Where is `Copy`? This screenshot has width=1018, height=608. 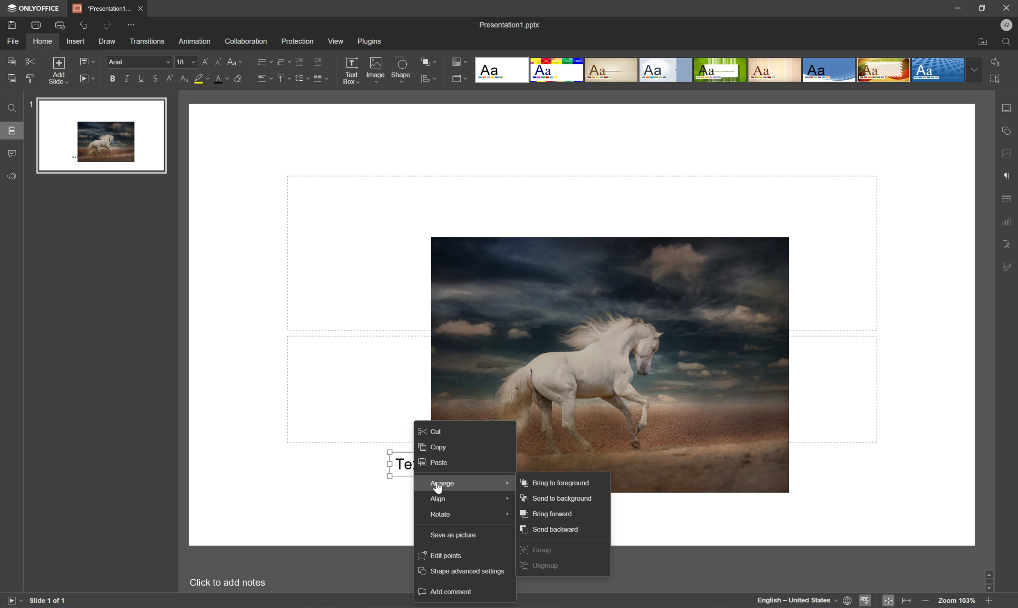 Copy is located at coordinates (12, 59).